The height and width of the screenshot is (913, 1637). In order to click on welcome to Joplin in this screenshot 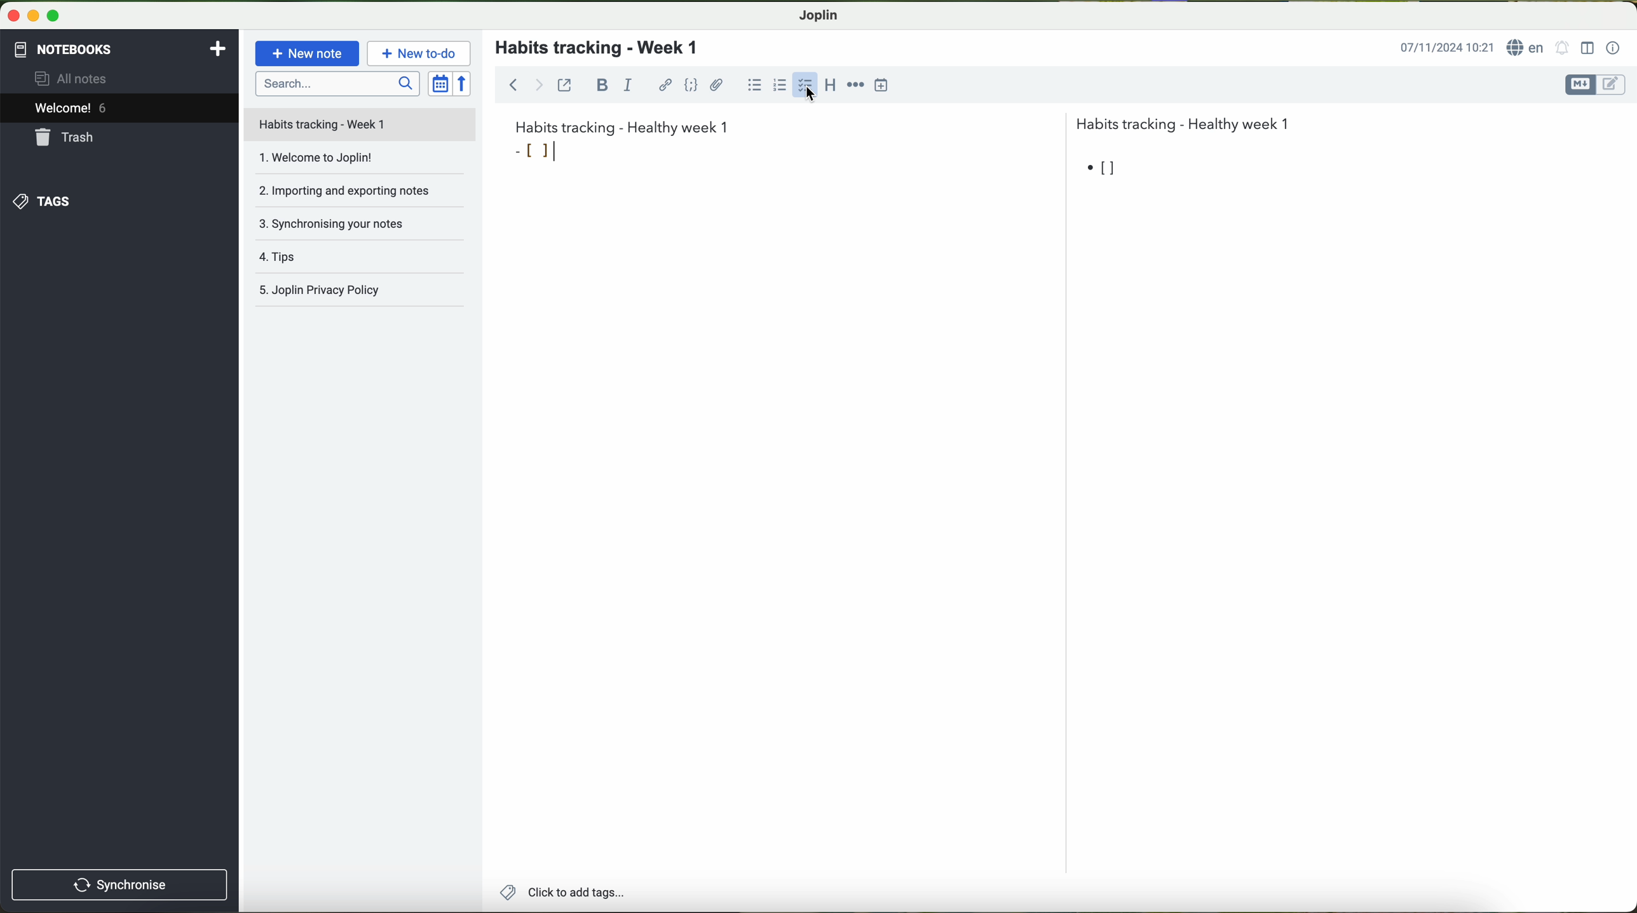, I will do `click(358, 163)`.